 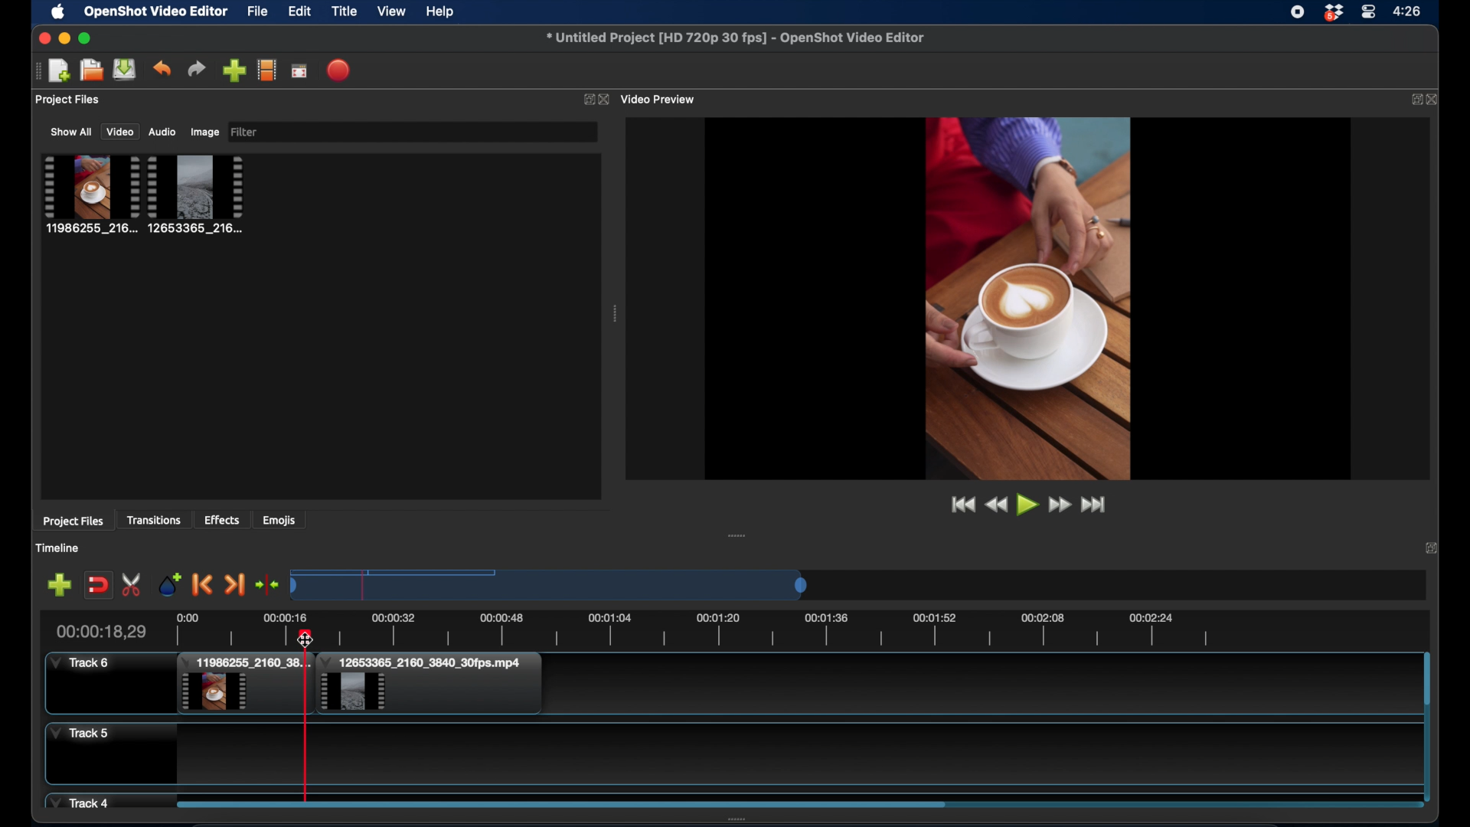 I want to click on transitions, so click(x=155, y=520).